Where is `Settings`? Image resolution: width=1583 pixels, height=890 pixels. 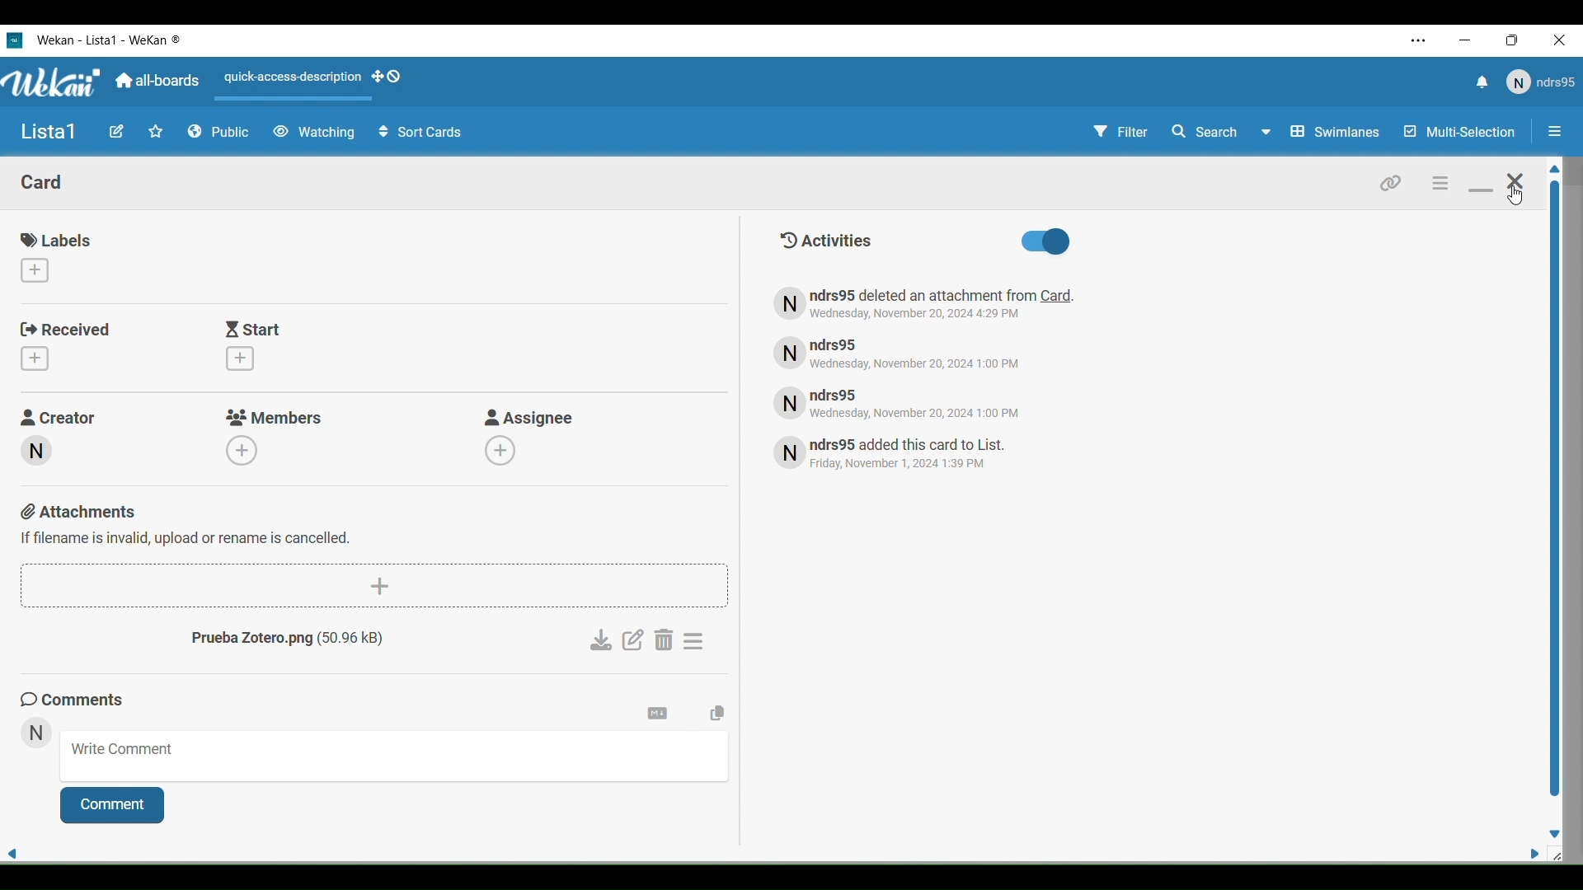 Settings is located at coordinates (1438, 182).